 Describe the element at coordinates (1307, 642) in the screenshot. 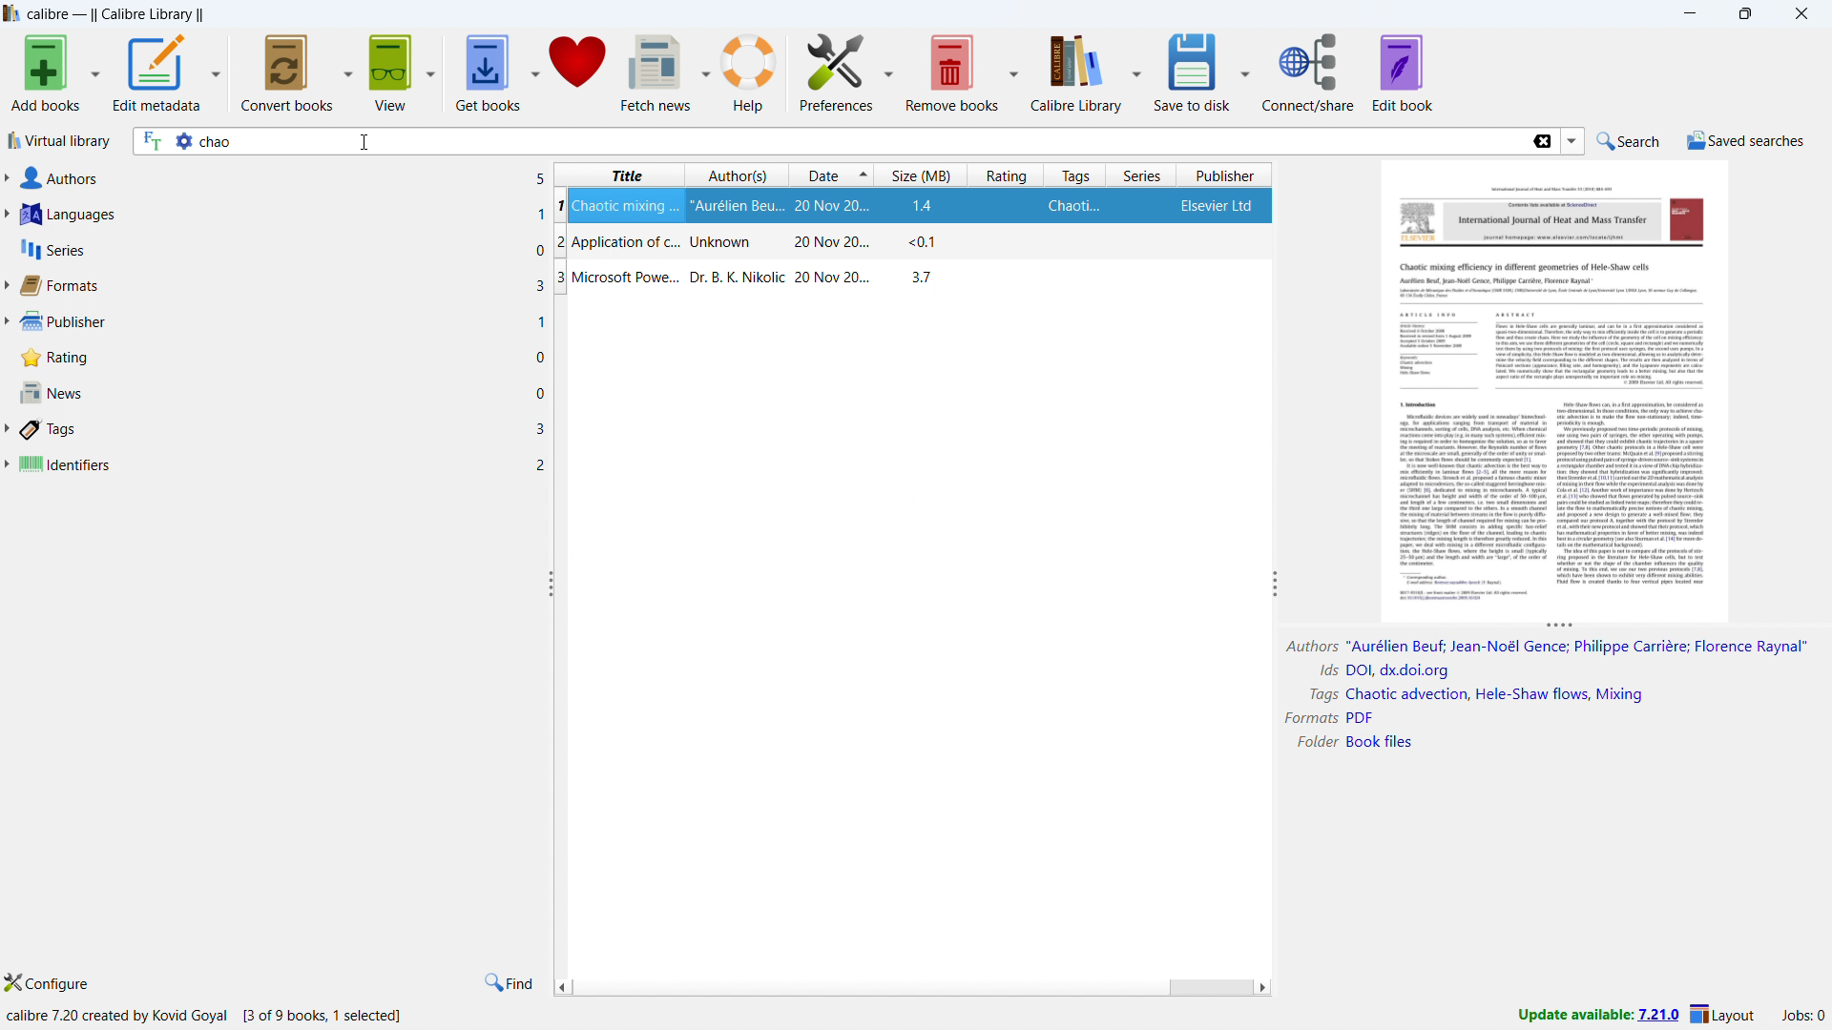

I see `Author` at that location.